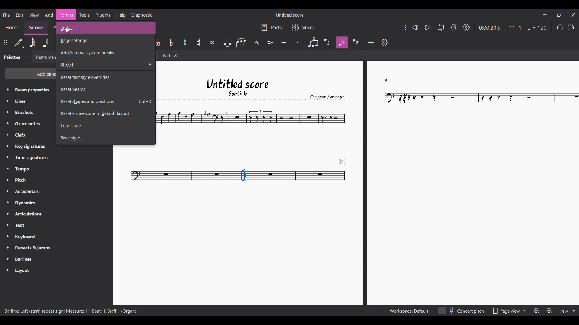  Describe the element at coordinates (103, 15) in the screenshot. I see `Plugins menu` at that location.